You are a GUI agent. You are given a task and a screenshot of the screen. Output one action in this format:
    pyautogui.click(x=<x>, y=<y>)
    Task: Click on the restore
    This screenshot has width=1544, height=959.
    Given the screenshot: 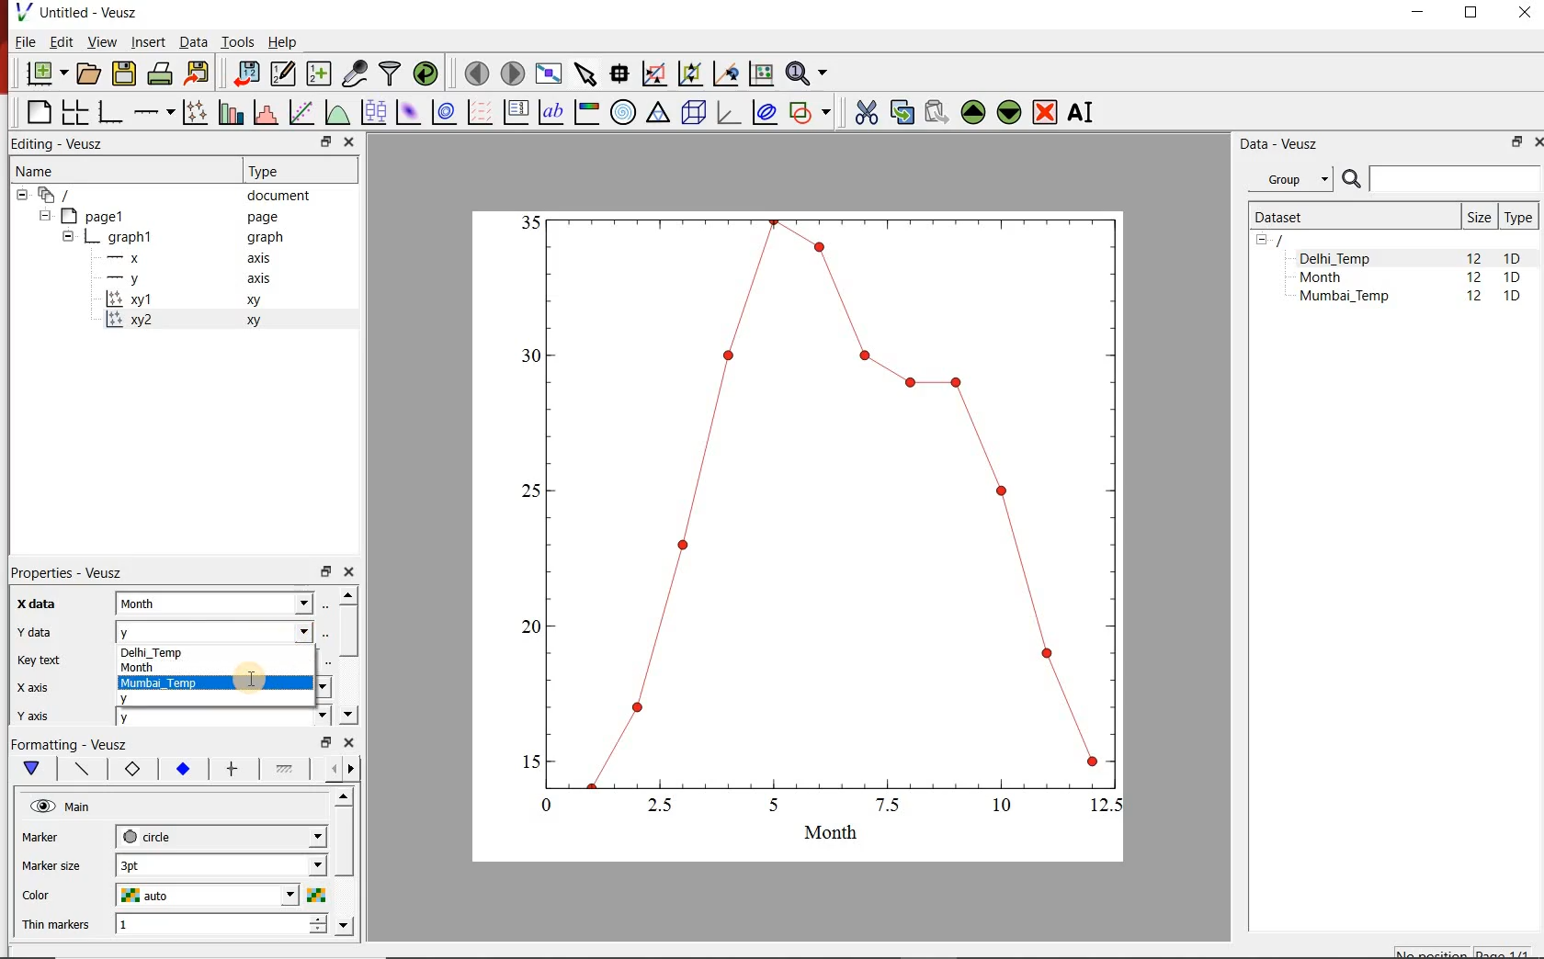 What is the action you would take?
    pyautogui.click(x=324, y=570)
    